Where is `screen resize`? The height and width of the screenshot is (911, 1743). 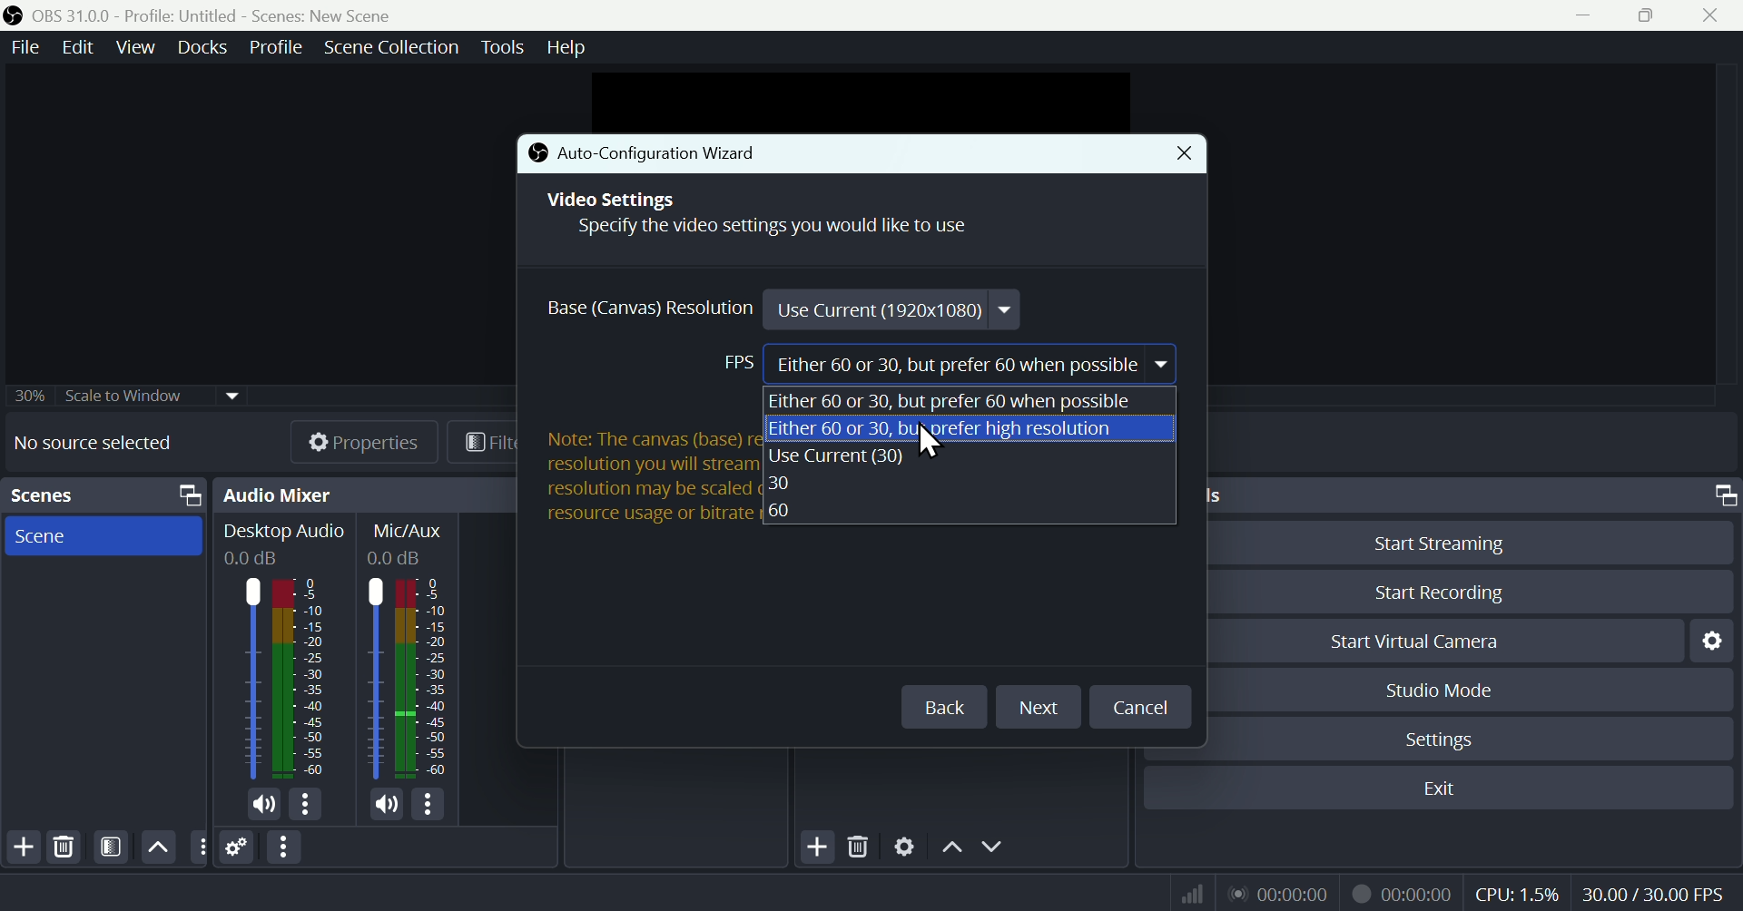
screen resize is located at coordinates (1720, 495).